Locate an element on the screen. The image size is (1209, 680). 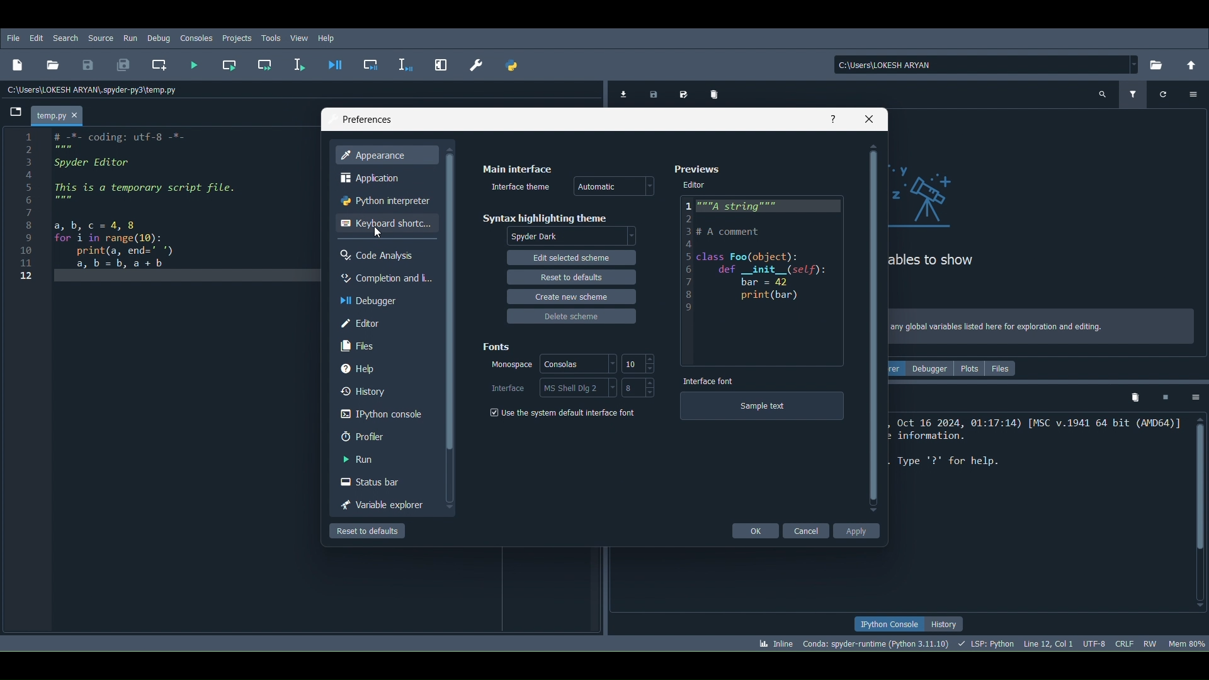
Browse tabs is located at coordinates (13, 115).